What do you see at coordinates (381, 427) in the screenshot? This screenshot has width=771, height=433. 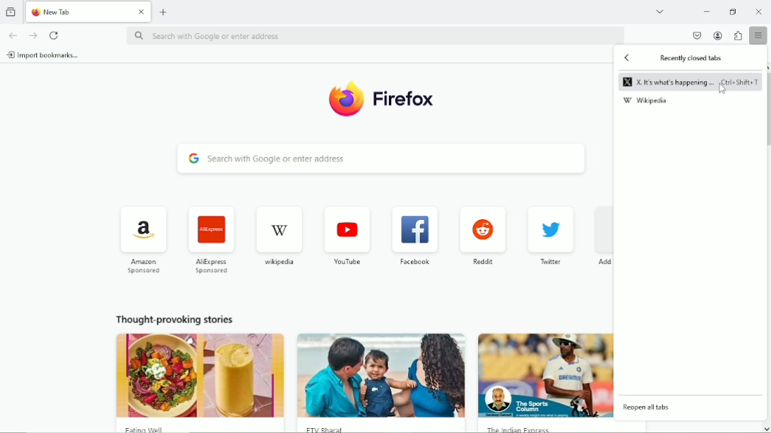 I see `FTV Bharat` at bounding box center [381, 427].